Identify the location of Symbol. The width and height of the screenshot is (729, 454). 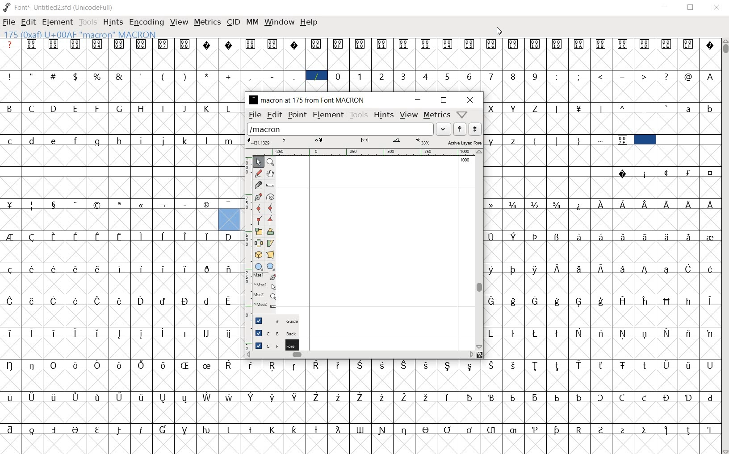
(688, 43).